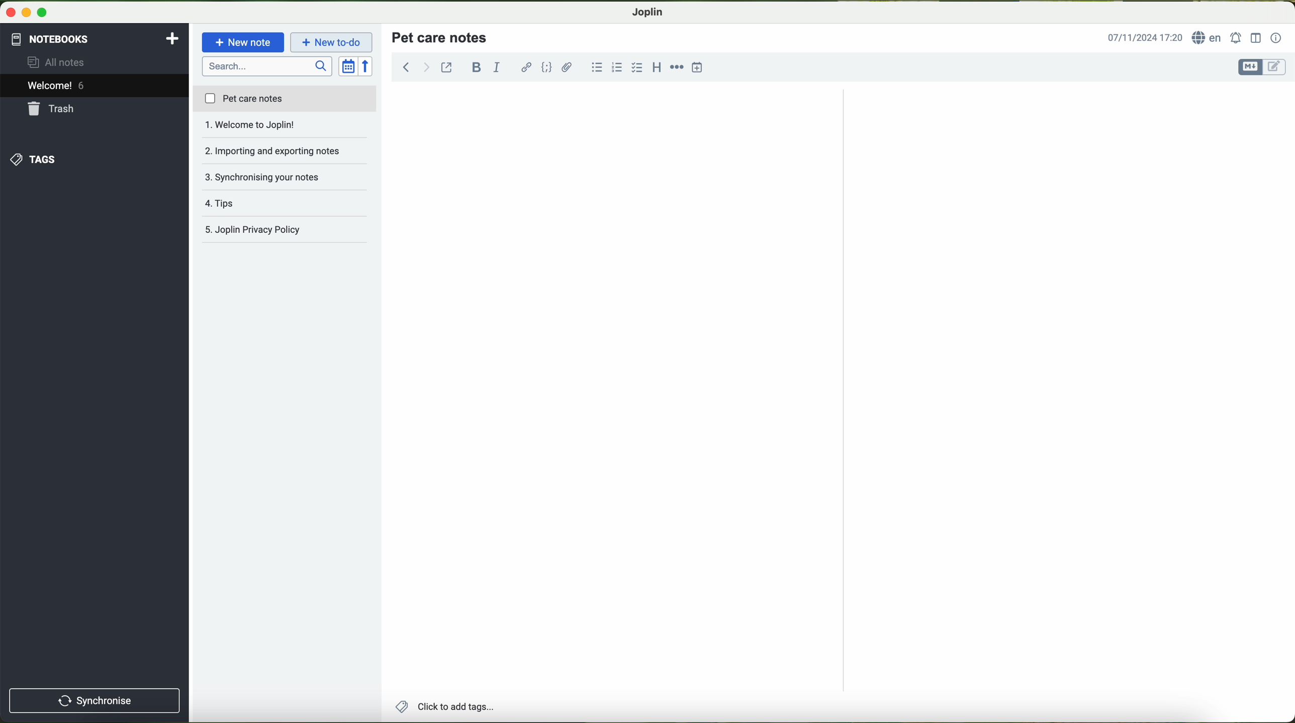 The image size is (1295, 723). What do you see at coordinates (567, 67) in the screenshot?
I see `attach file` at bounding box center [567, 67].